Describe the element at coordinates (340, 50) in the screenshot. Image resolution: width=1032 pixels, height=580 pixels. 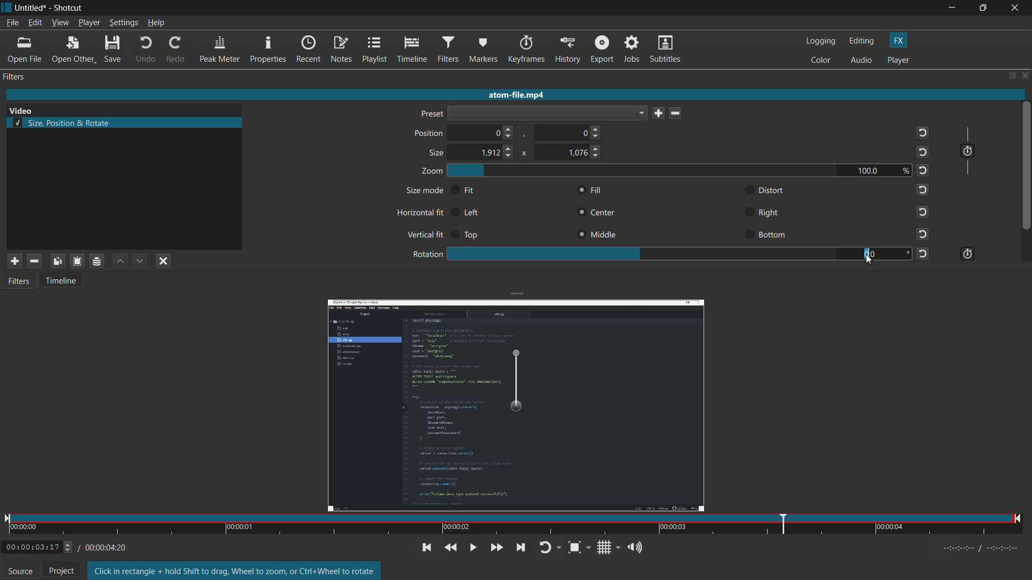
I see `notes` at that location.